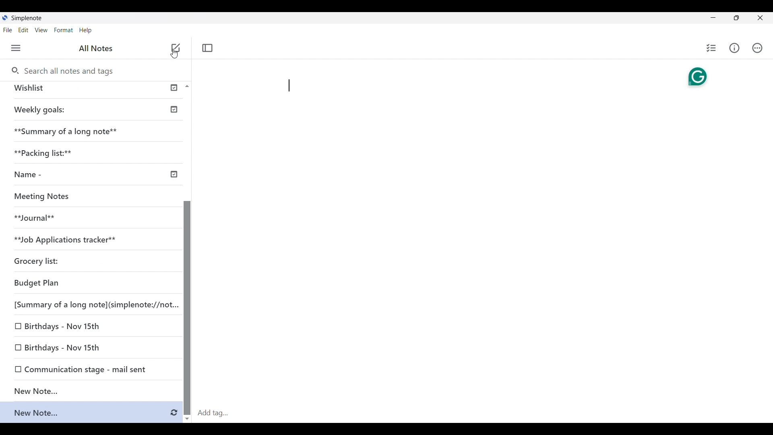 This screenshot has height=435, width=773. Describe the element at coordinates (757, 47) in the screenshot. I see `Actions` at that location.